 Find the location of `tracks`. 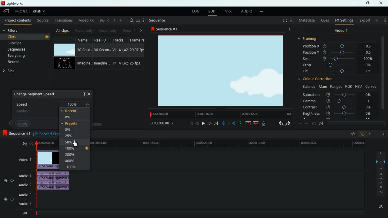

tracks is located at coordinates (118, 54).